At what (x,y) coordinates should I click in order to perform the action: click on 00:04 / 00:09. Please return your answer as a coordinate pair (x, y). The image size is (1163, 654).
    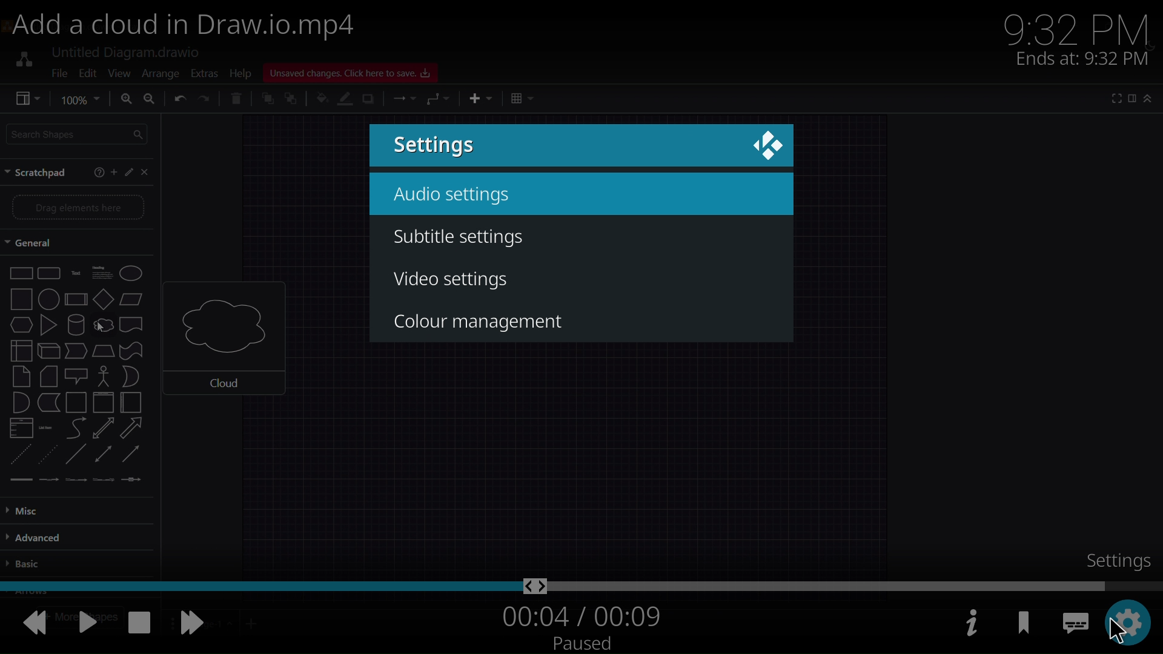
    Looking at the image, I should click on (579, 616).